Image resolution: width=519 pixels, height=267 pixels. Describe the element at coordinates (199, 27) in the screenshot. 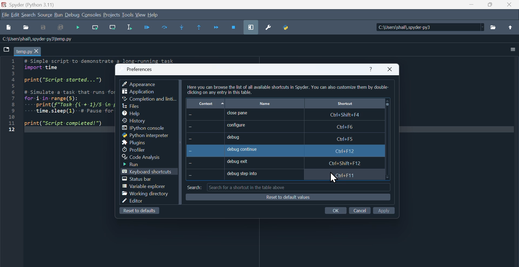

I see `Execute until same function returns` at that location.